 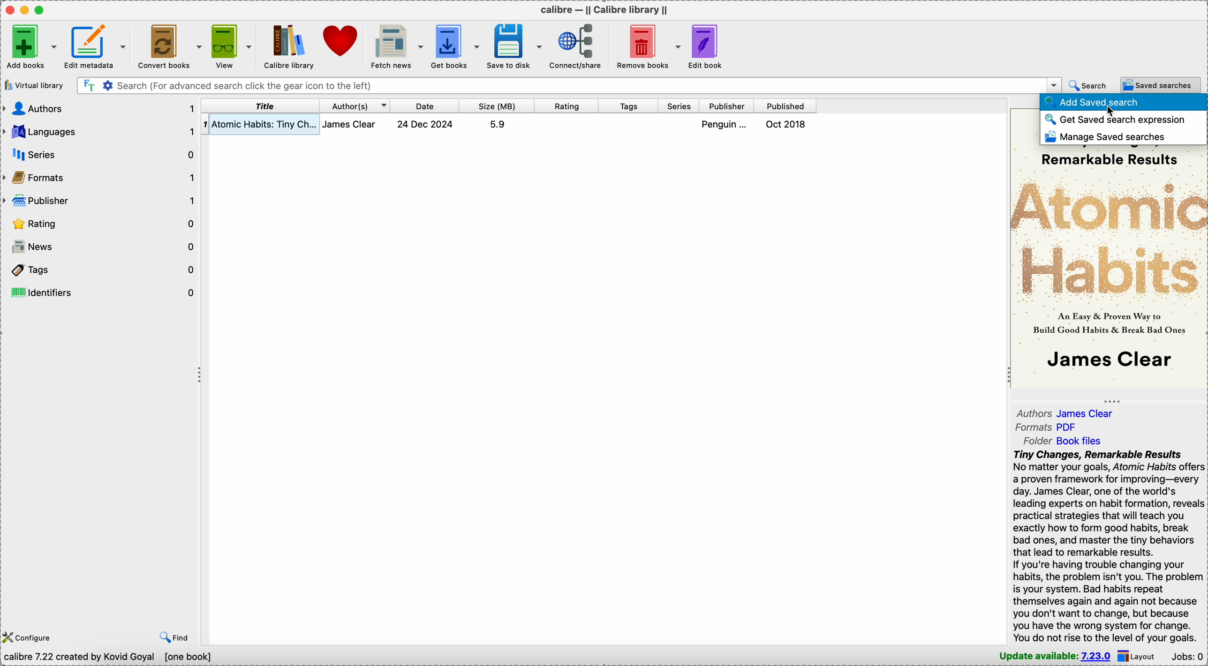 What do you see at coordinates (787, 124) in the screenshot?
I see `Oct 2018` at bounding box center [787, 124].